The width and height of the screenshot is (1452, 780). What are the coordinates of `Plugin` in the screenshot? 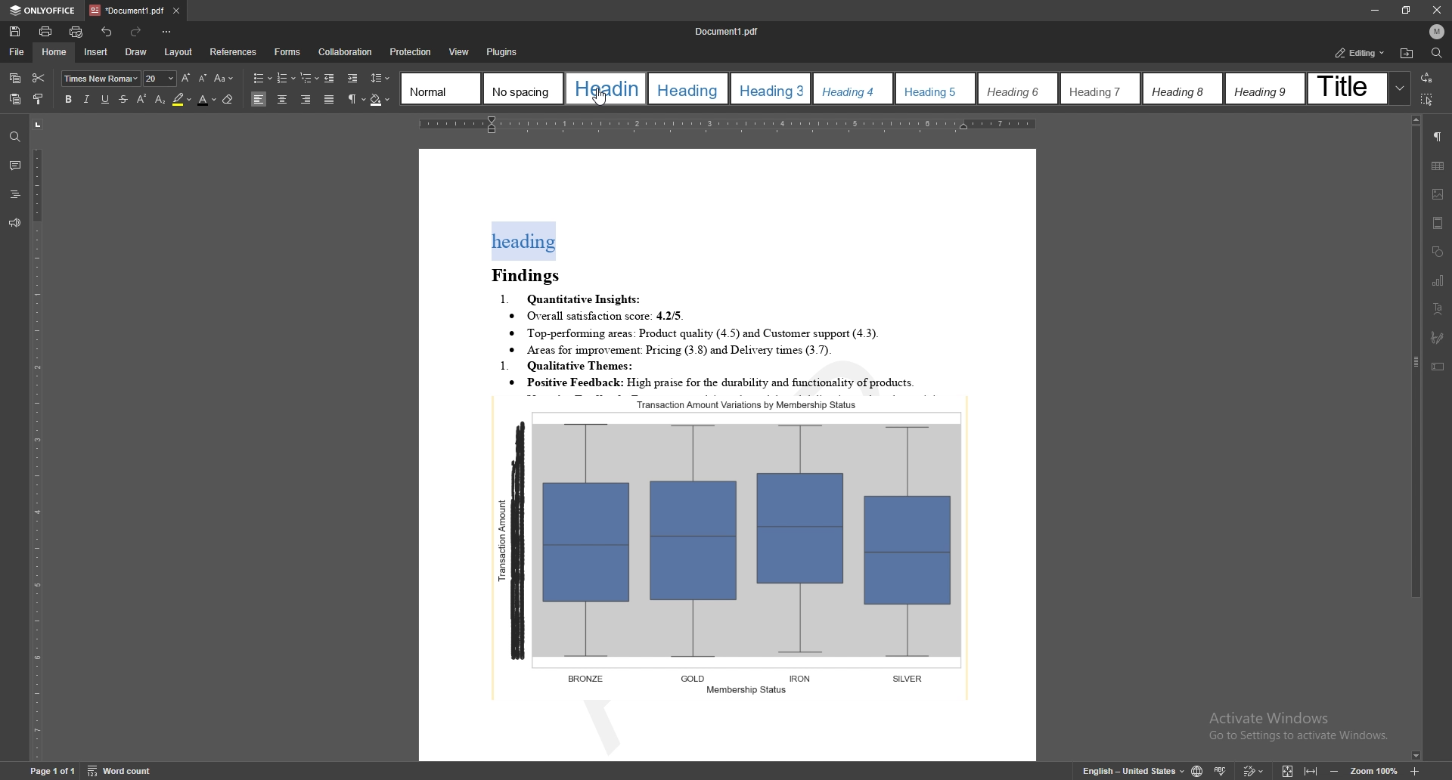 It's located at (502, 51).